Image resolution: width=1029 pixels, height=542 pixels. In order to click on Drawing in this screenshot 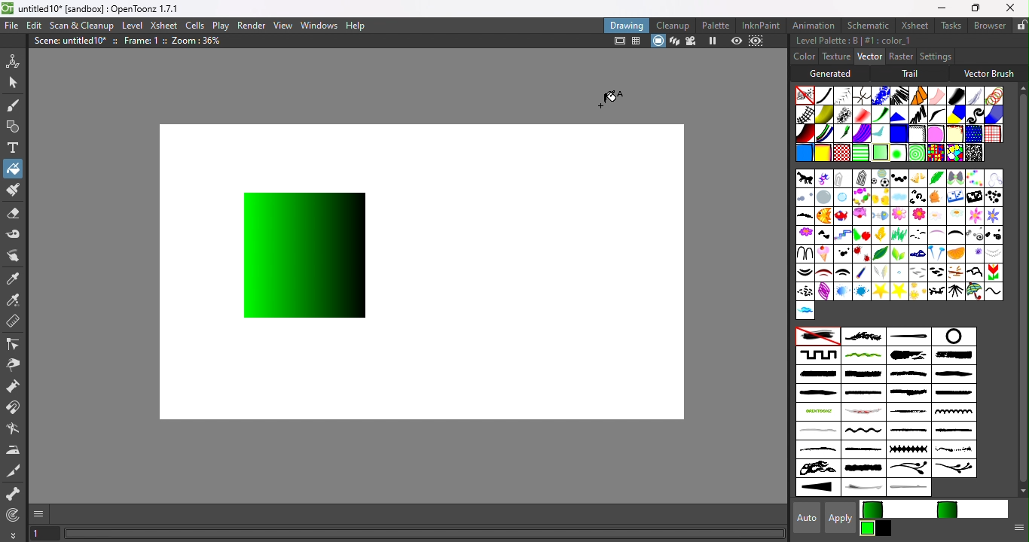, I will do `click(627, 25)`.